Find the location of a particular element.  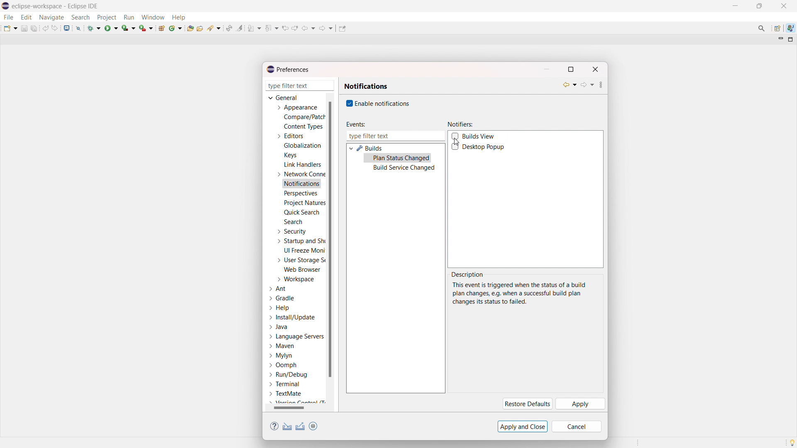

maximize view is located at coordinates (791, 39).